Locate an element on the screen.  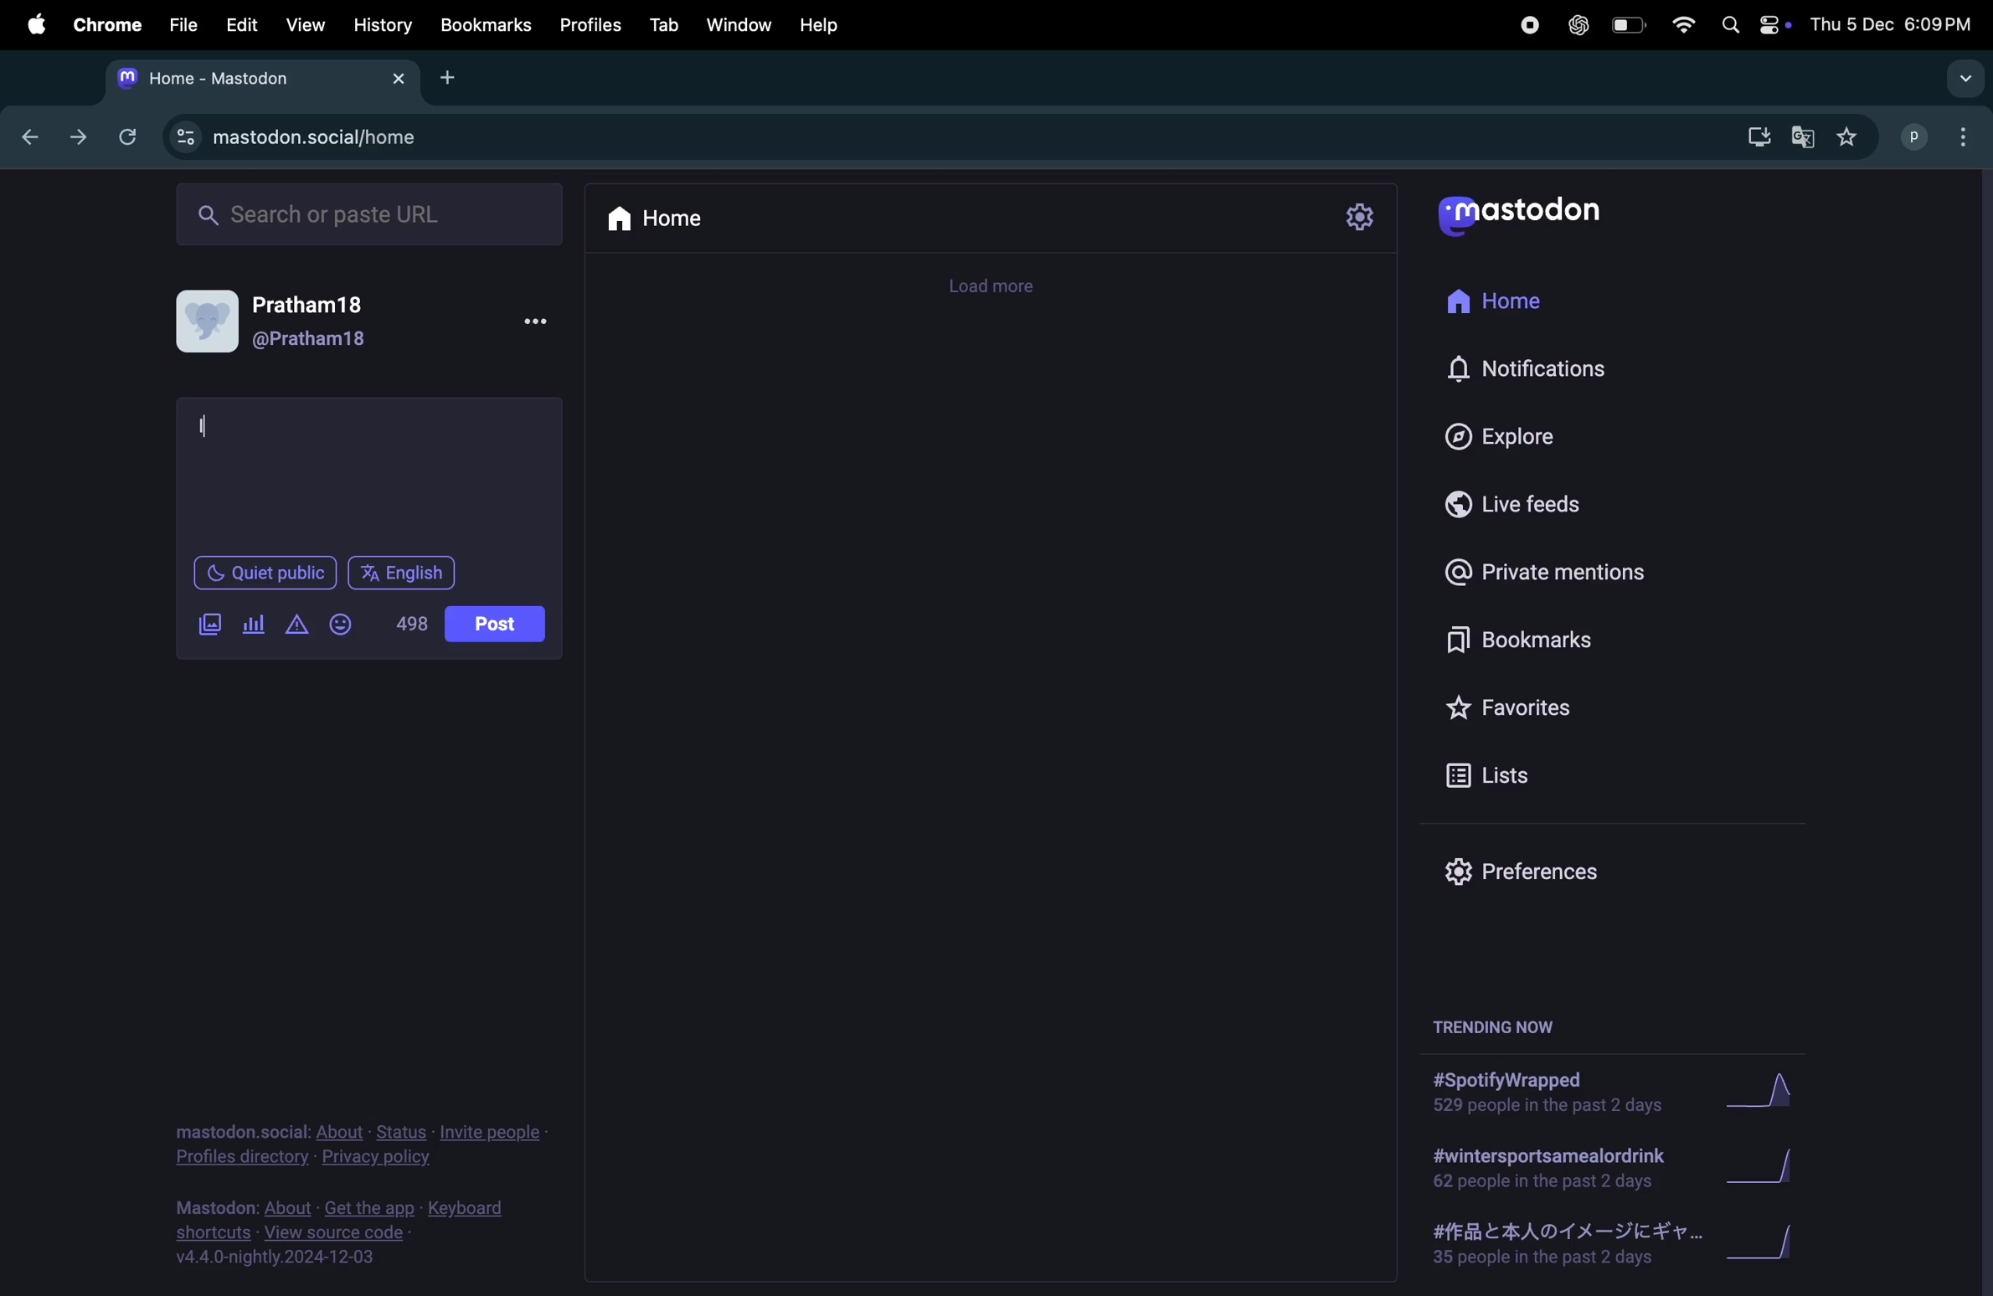
search bar is located at coordinates (367, 213).